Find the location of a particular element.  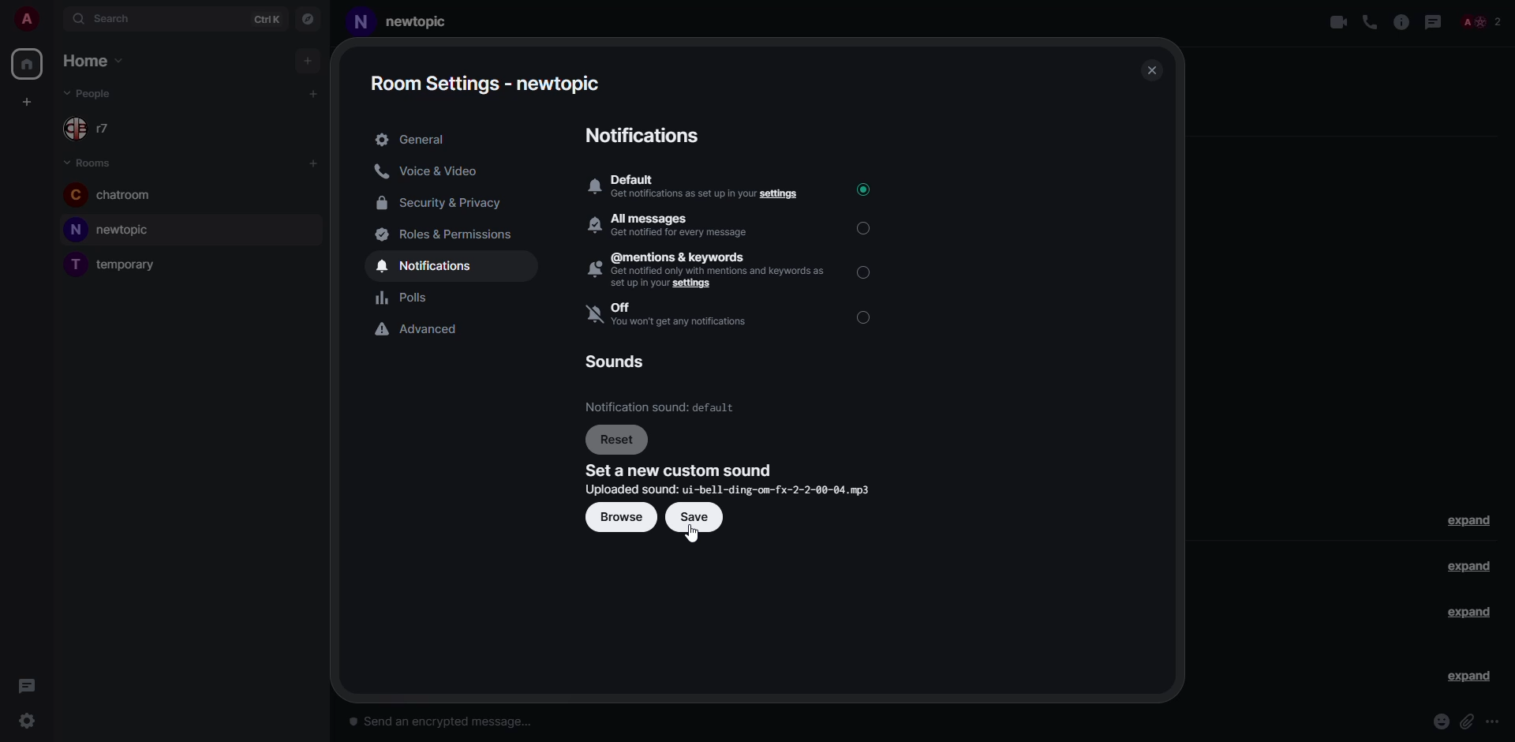

add is located at coordinates (27, 100).